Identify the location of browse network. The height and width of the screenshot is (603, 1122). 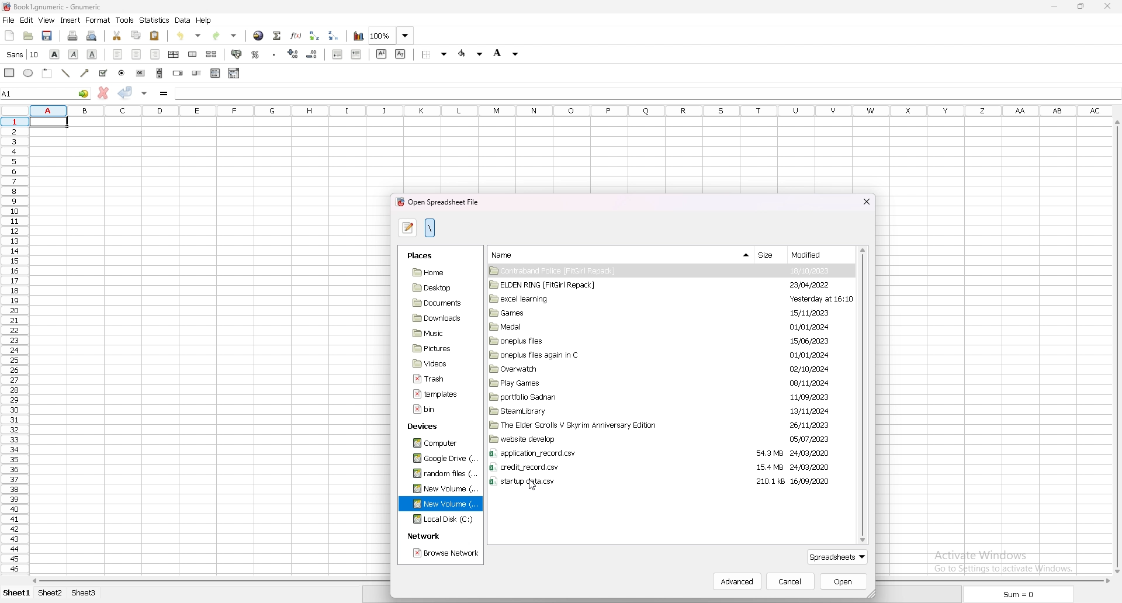
(444, 554).